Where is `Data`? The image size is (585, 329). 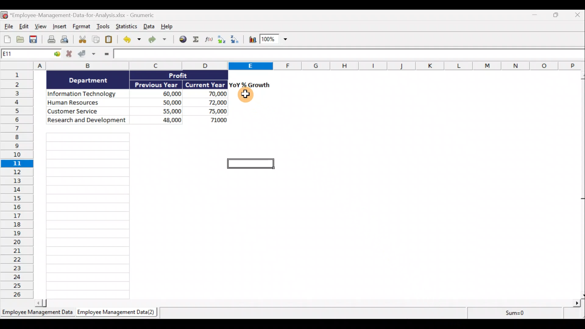 Data is located at coordinates (148, 27).